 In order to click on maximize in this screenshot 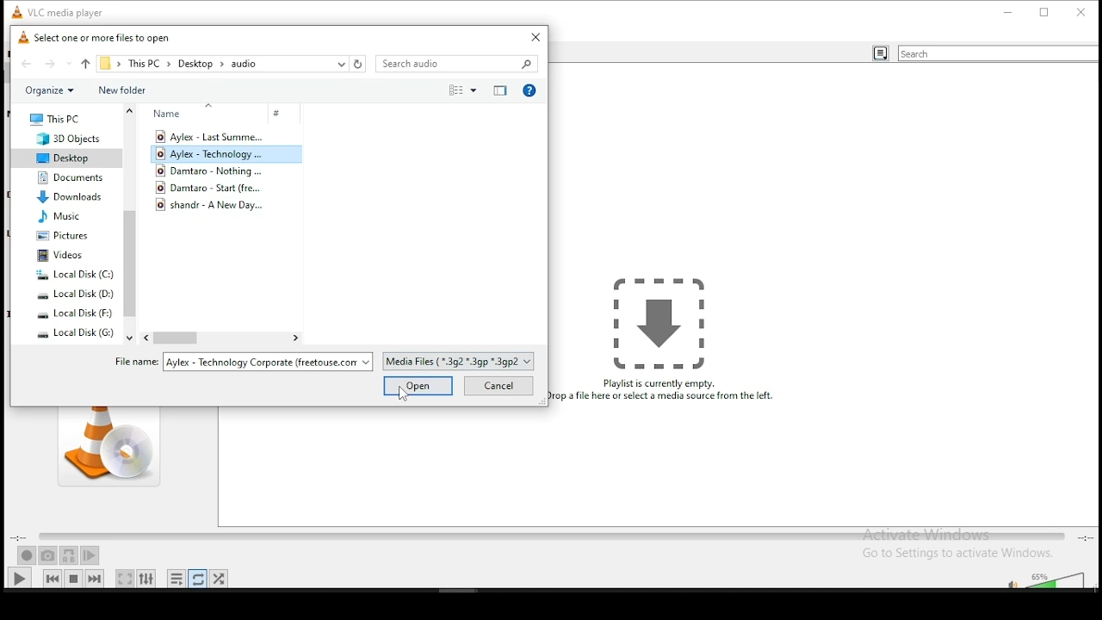, I will do `click(1045, 11)`.